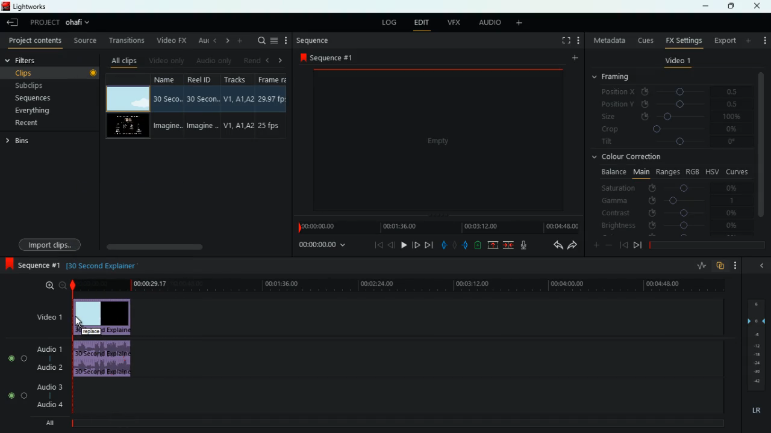  I want to click on Cursor, so click(78, 321).